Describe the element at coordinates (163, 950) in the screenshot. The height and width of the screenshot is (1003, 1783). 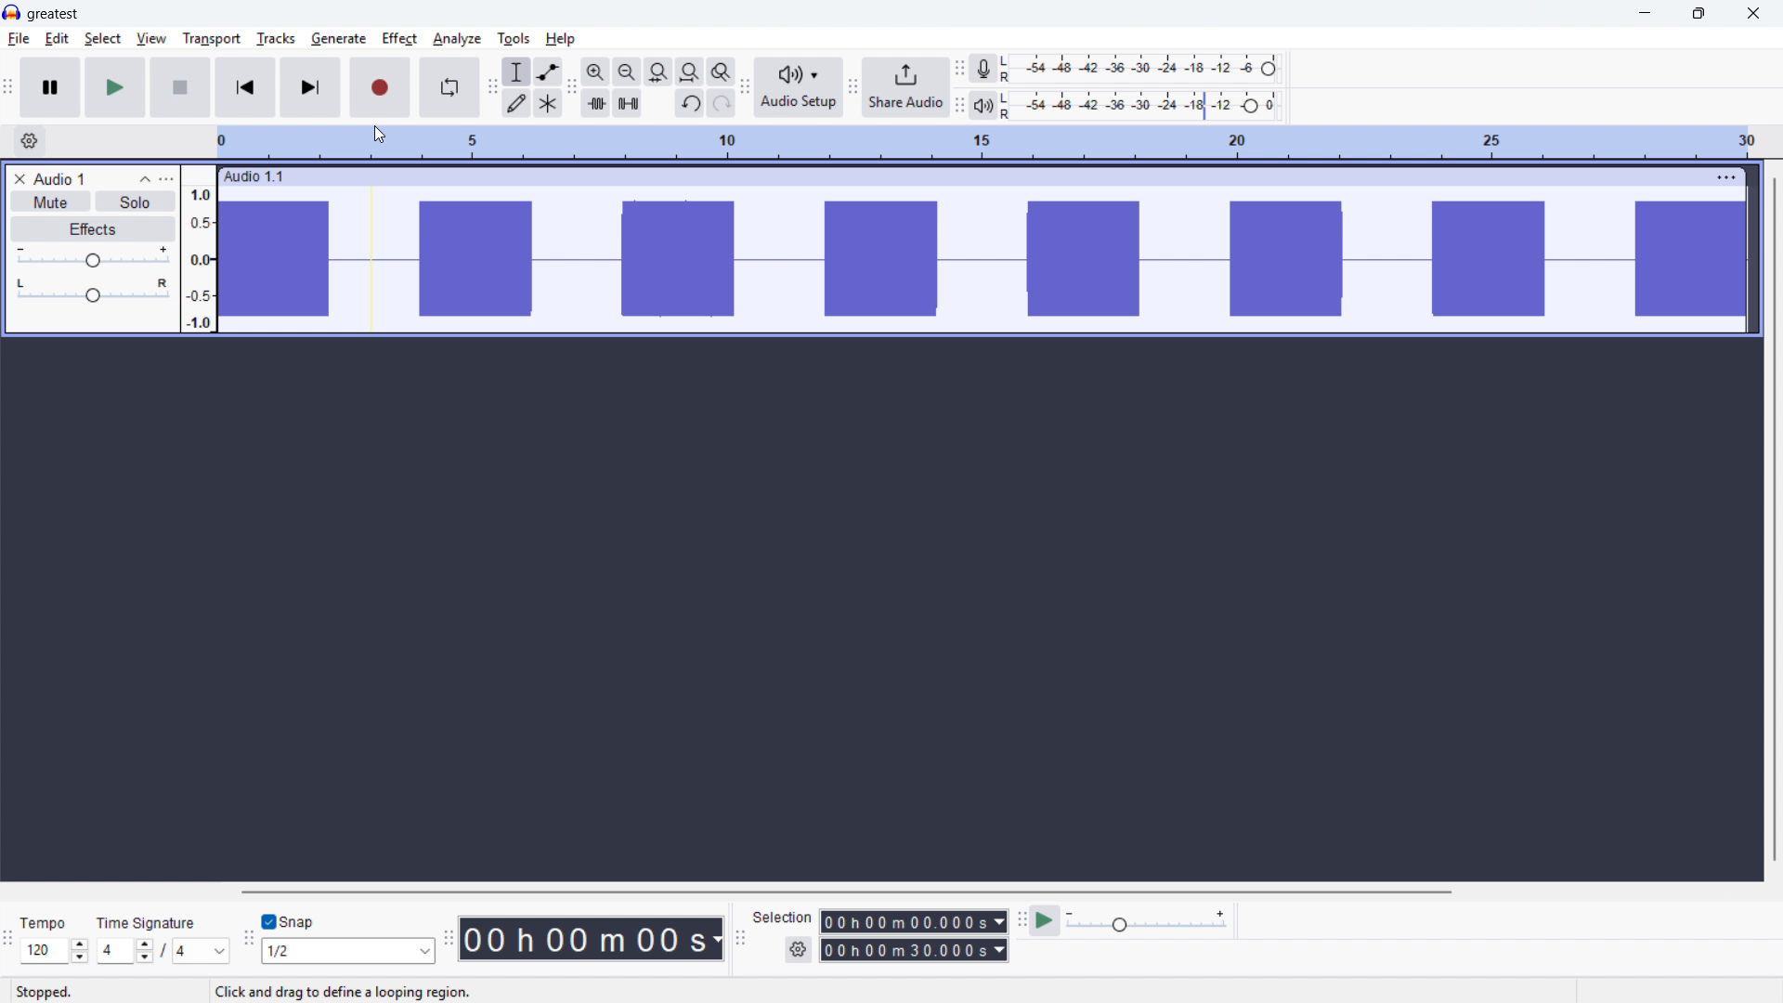
I see `Set time signature ` at that location.